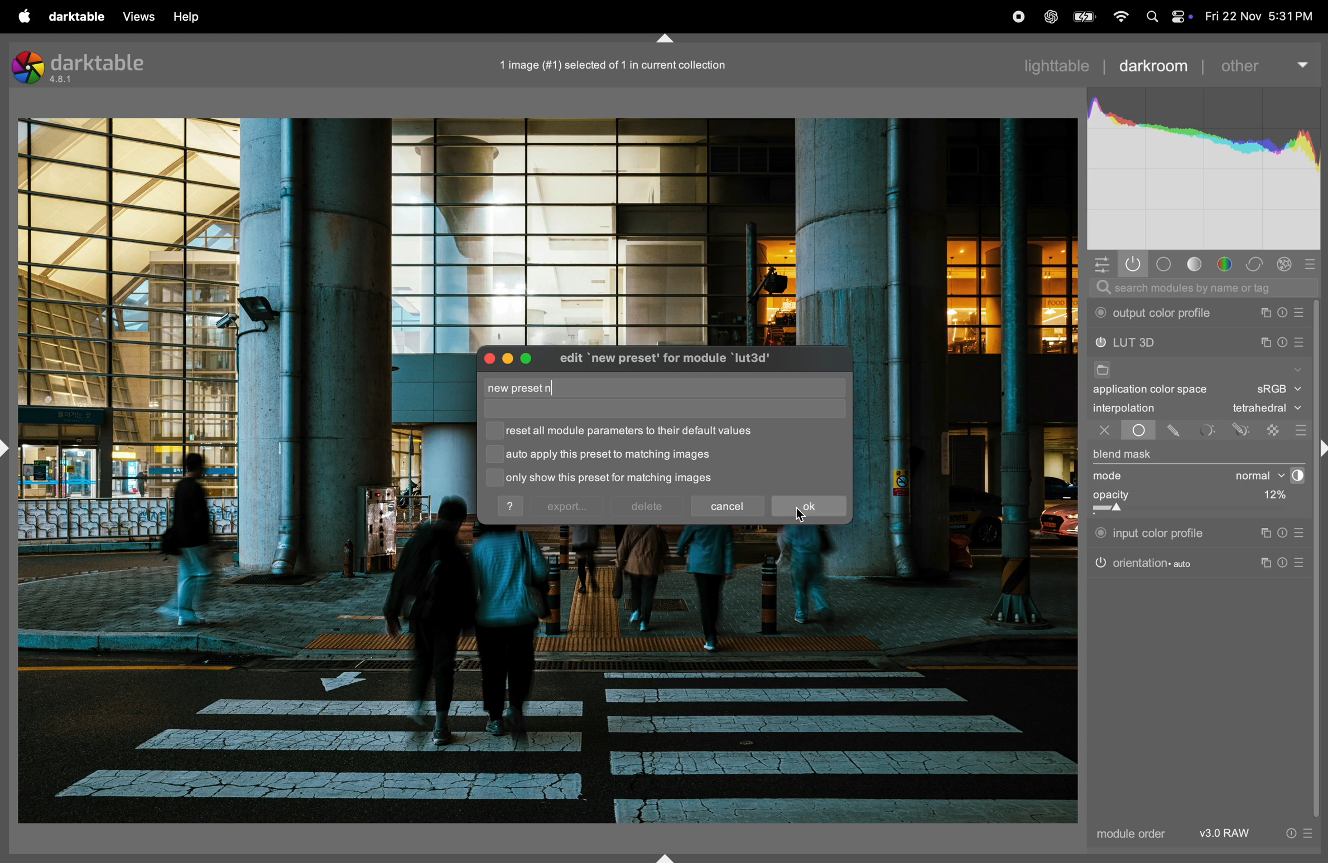  I want to click on raster mask, so click(1274, 429).